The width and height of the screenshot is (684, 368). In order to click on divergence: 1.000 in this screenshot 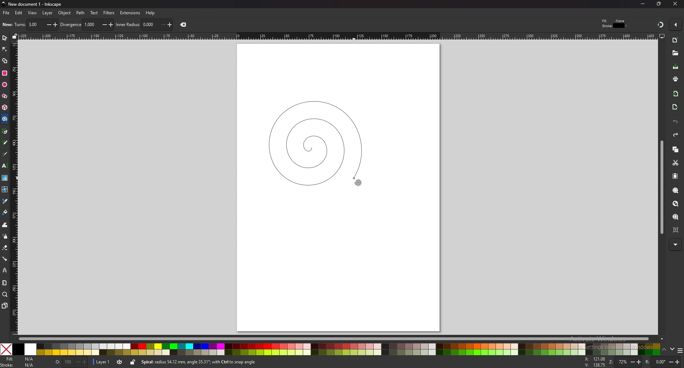, I will do `click(87, 25)`.